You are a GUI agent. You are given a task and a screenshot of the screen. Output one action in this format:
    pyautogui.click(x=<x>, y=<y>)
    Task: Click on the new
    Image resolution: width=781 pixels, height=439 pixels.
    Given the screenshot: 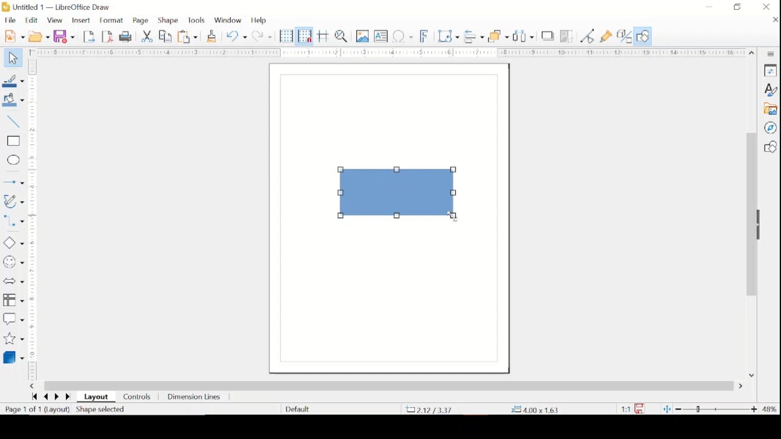 What is the action you would take?
    pyautogui.click(x=14, y=35)
    